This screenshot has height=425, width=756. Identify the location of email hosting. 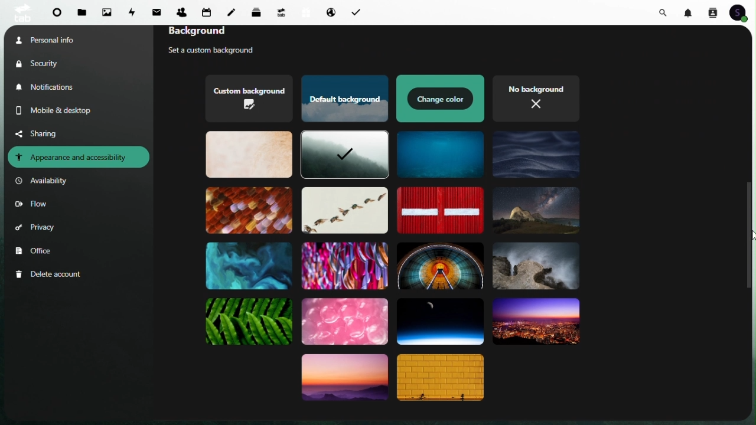
(328, 12).